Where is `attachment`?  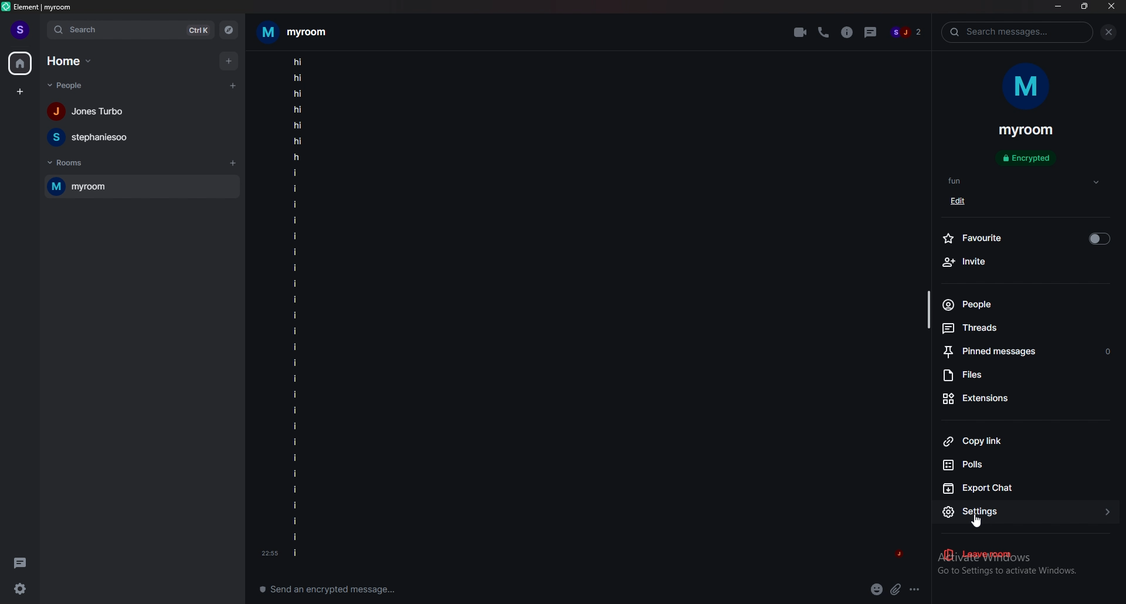 attachment is located at coordinates (896, 590).